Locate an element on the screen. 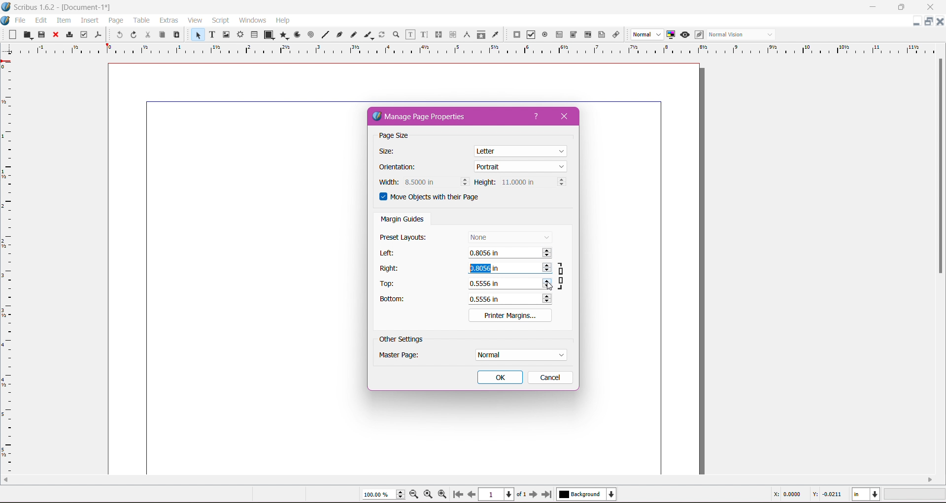  Text Frame is located at coordinates (211, 34).